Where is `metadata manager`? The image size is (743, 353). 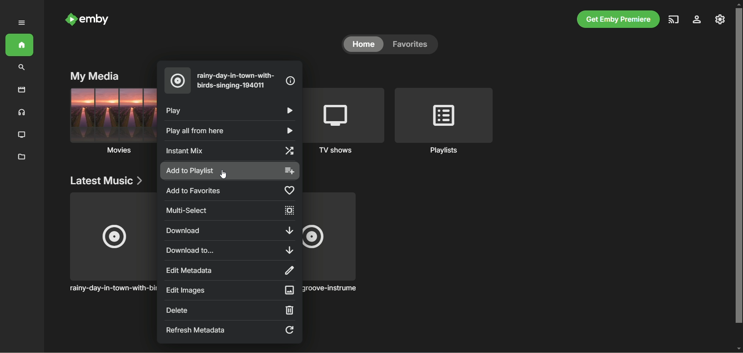 metadata manager is located at coordinates (22, 158).